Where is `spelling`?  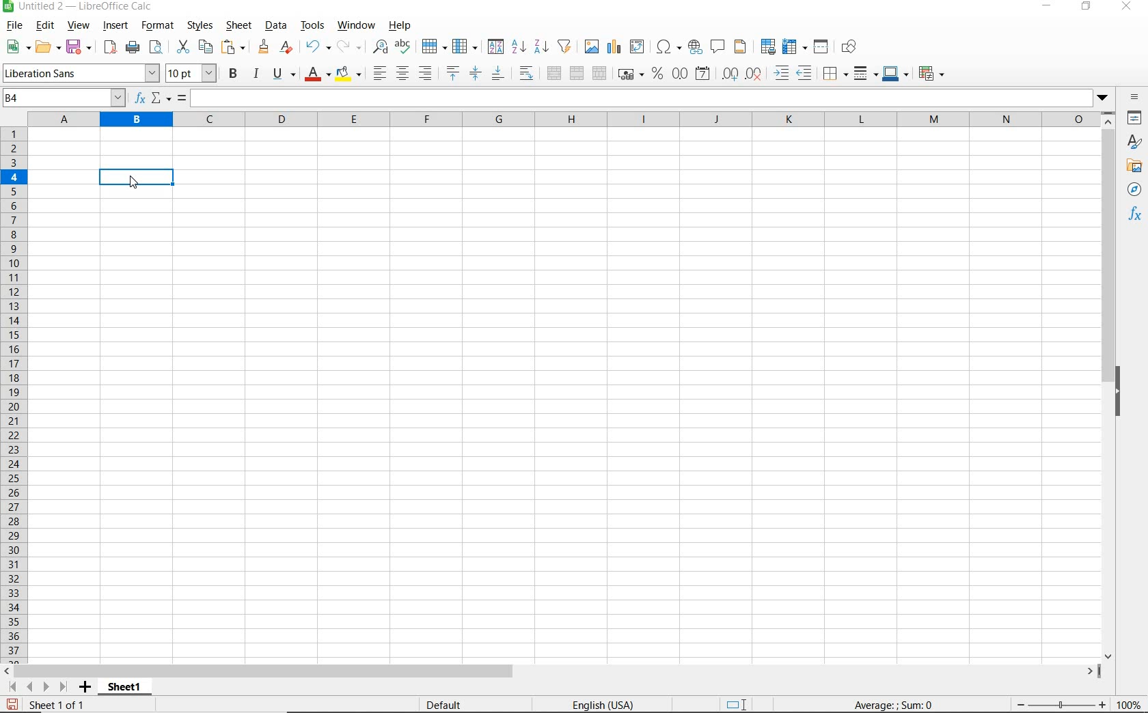
spelling is located at coordinates (403, 47).